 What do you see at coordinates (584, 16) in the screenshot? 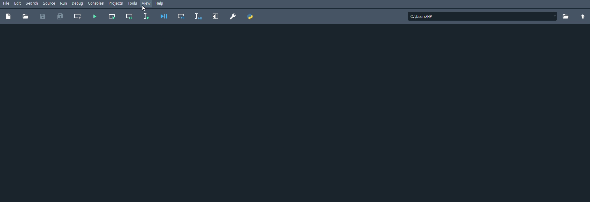
I see `Change to parent directory` at bounding box center [584, 16].